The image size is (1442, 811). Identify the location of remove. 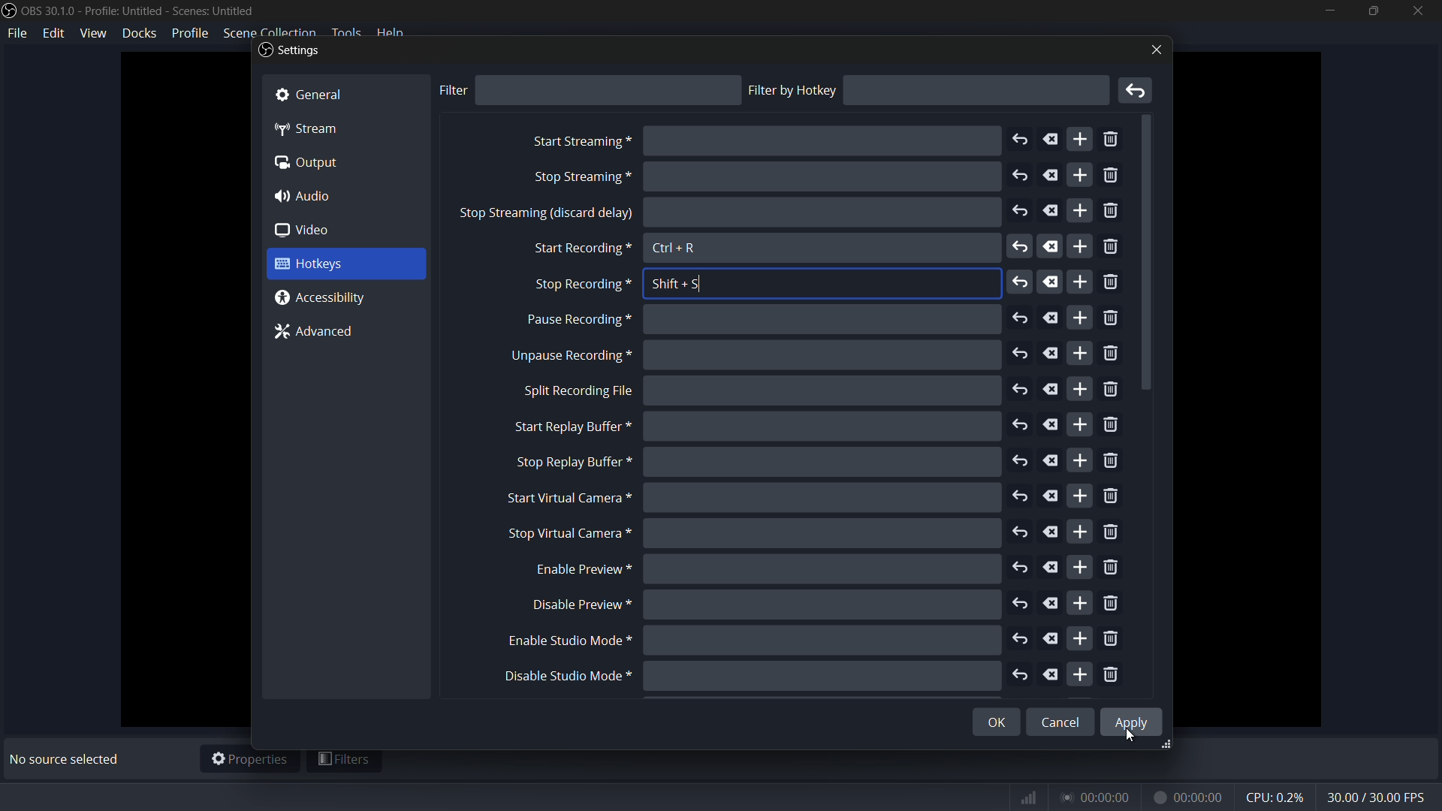
(1112, 249).